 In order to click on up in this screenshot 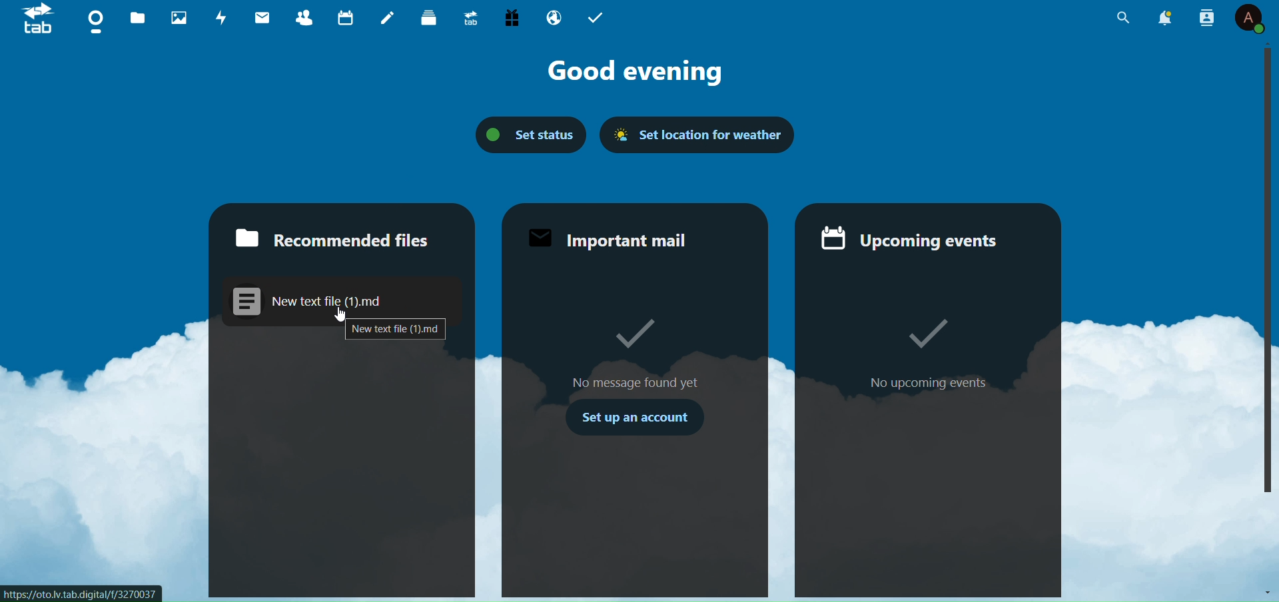, I will do `click(1268, 43)`.